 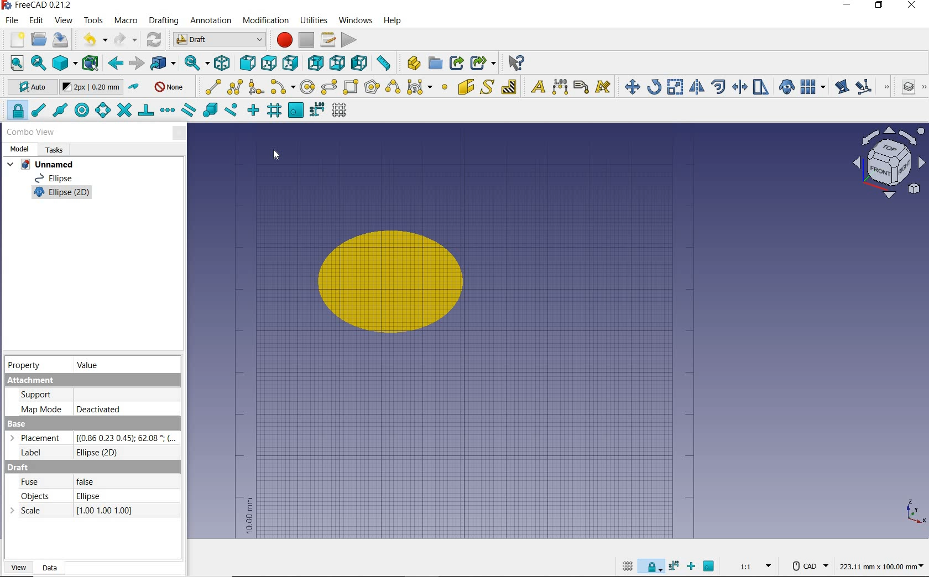 What do you see at coordinates (196, 62) in the screenshot?
I see `sync view` at bounding box center [196, 62].